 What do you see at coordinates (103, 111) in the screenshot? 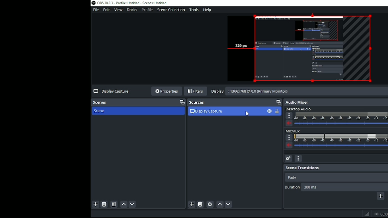
I see `Scene` at bounding box center [103, 111].